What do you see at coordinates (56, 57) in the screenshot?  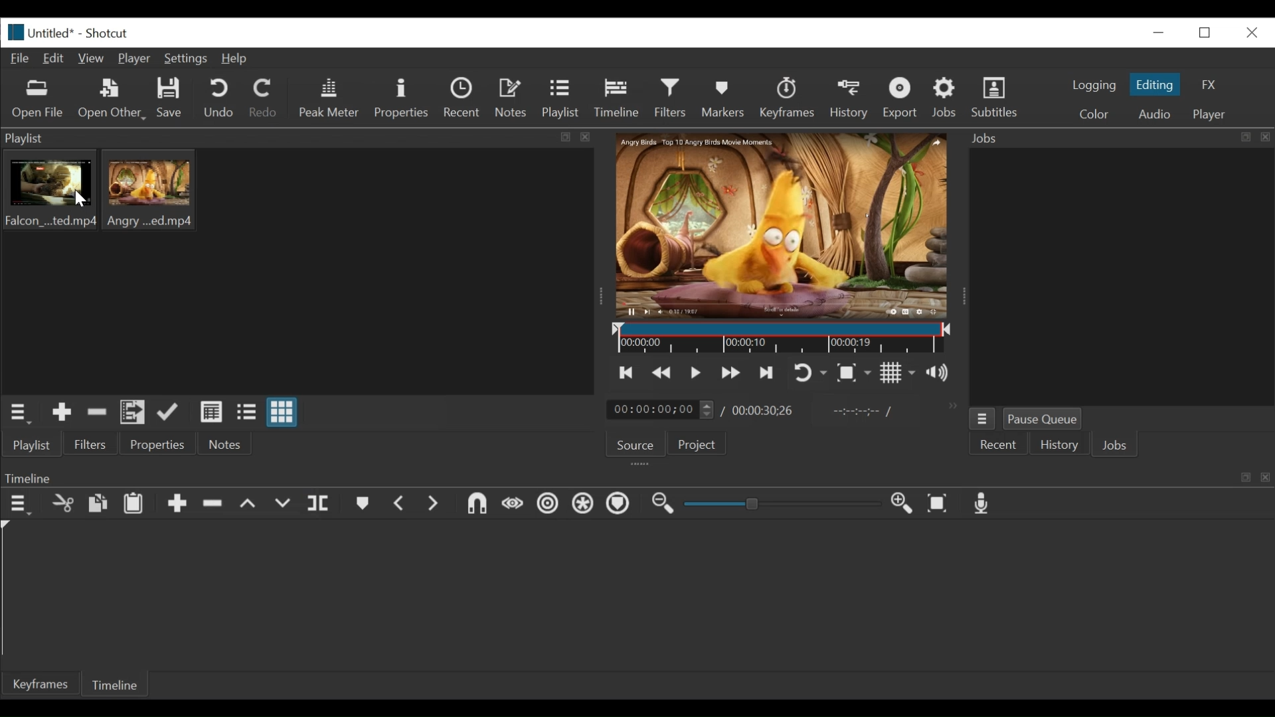 I see `Edit` at bounding box center [56, 57].